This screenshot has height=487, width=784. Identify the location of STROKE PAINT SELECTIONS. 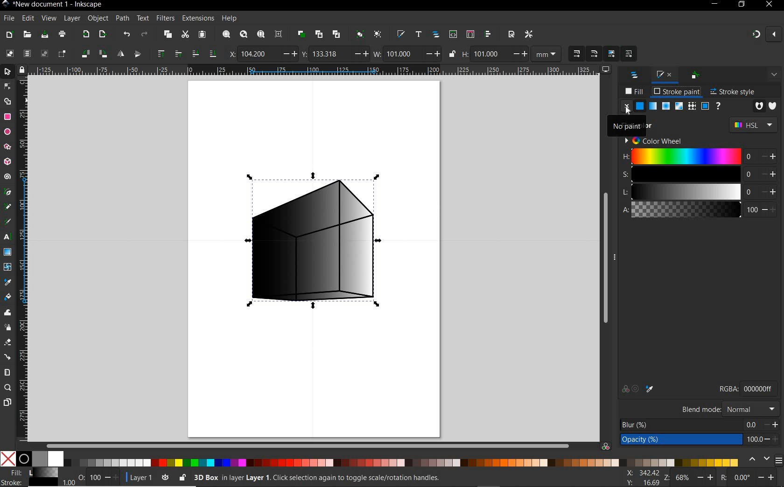
(680, 106).